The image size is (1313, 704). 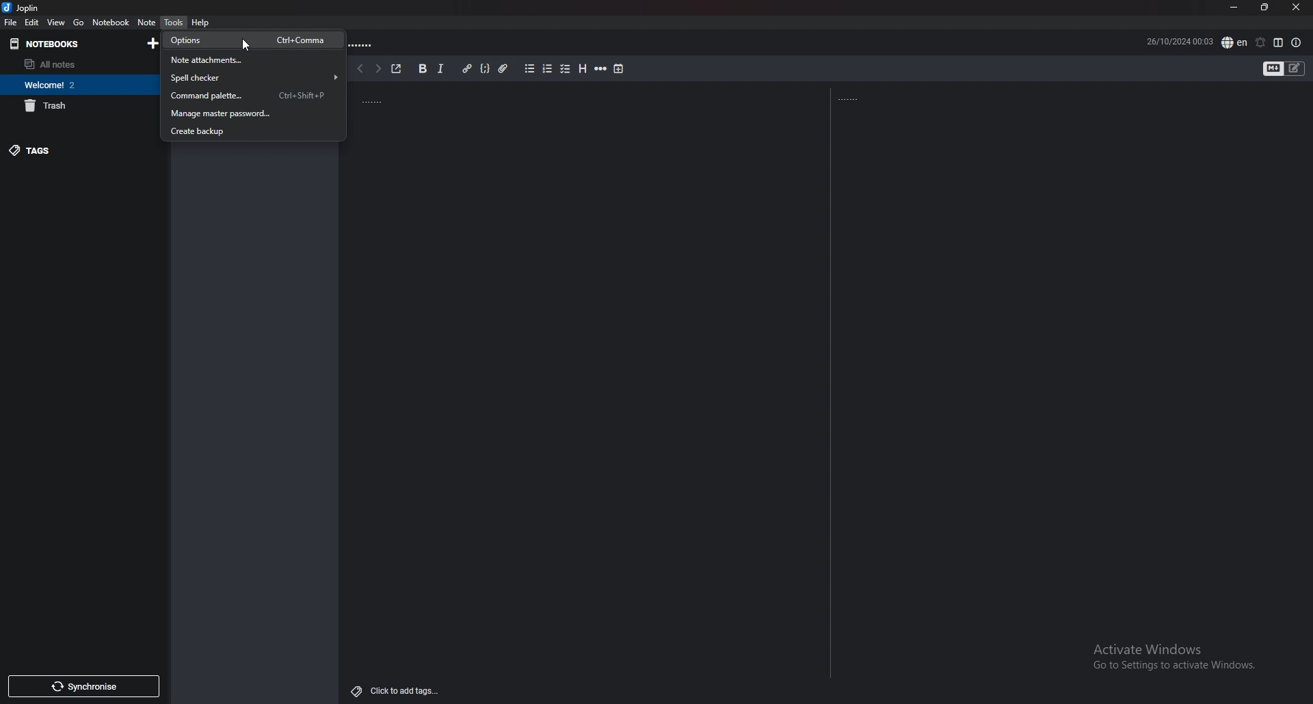 I want to click on numbered list, so click(x=548, y=69).